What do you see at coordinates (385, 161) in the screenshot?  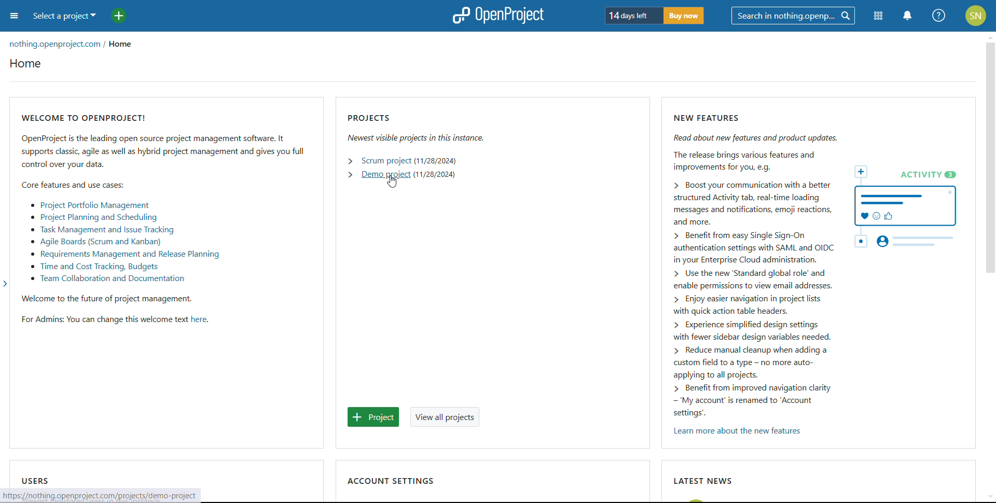 I see `scrum project` at bounding box center [385, 161].